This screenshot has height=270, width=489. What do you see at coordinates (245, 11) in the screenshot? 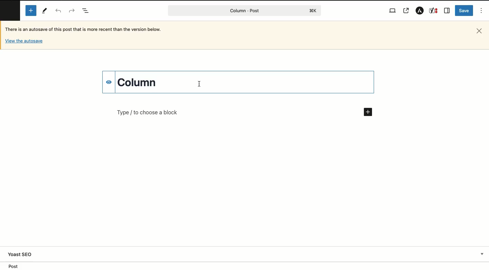
I see `Post` at bounding box center [245, 11].